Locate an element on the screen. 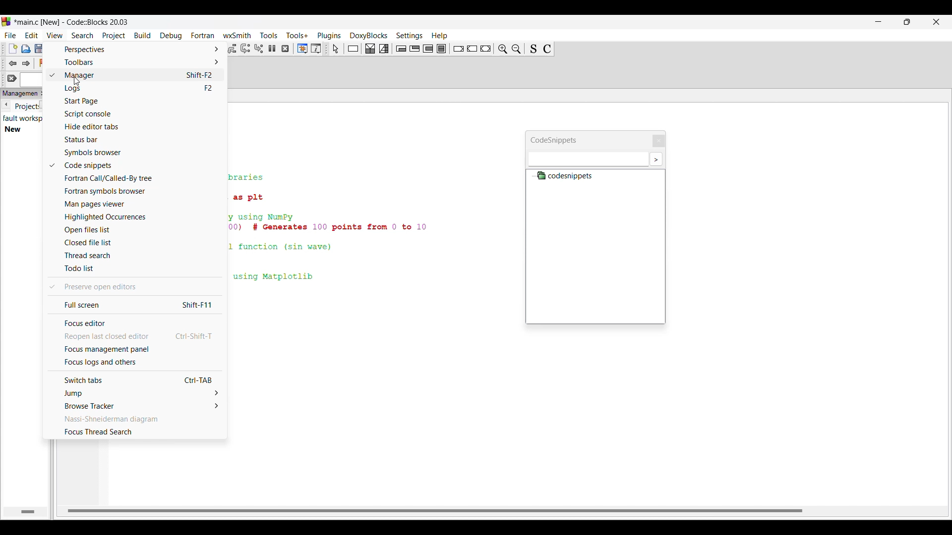 The image size is (952, 535). Toggle back is located at coordinates (13, 64).